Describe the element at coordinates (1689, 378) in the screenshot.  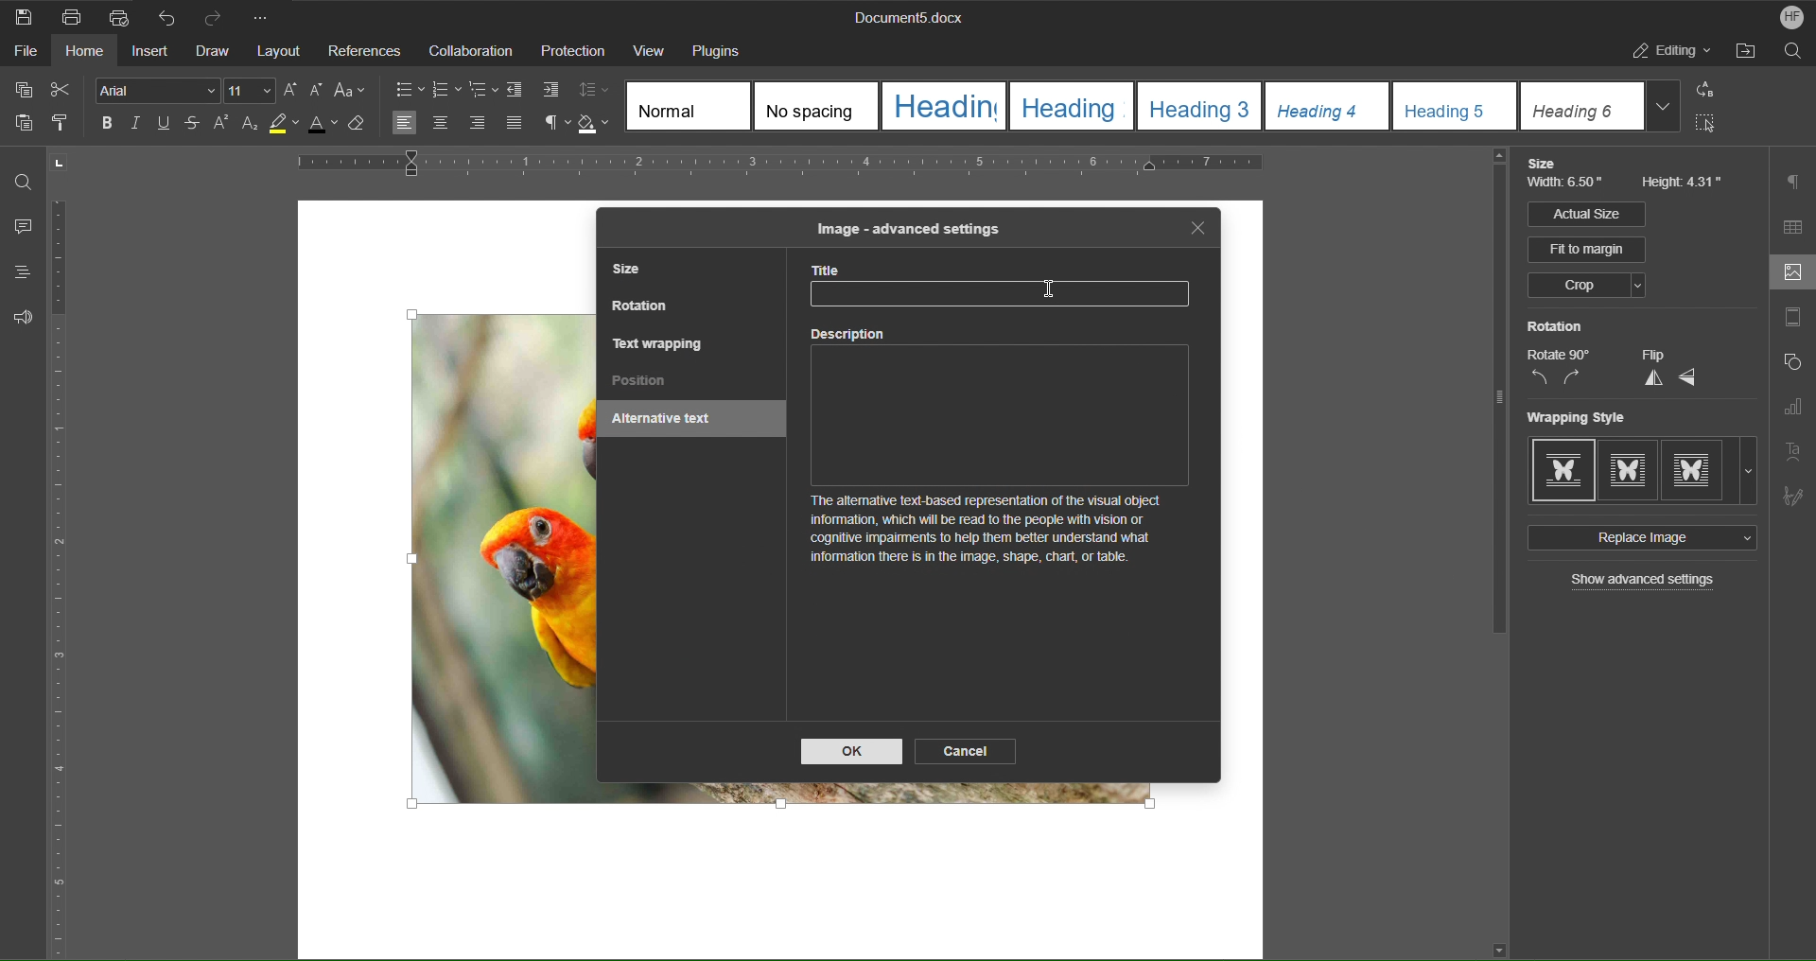
I see `Horizontal Flip` at that location.